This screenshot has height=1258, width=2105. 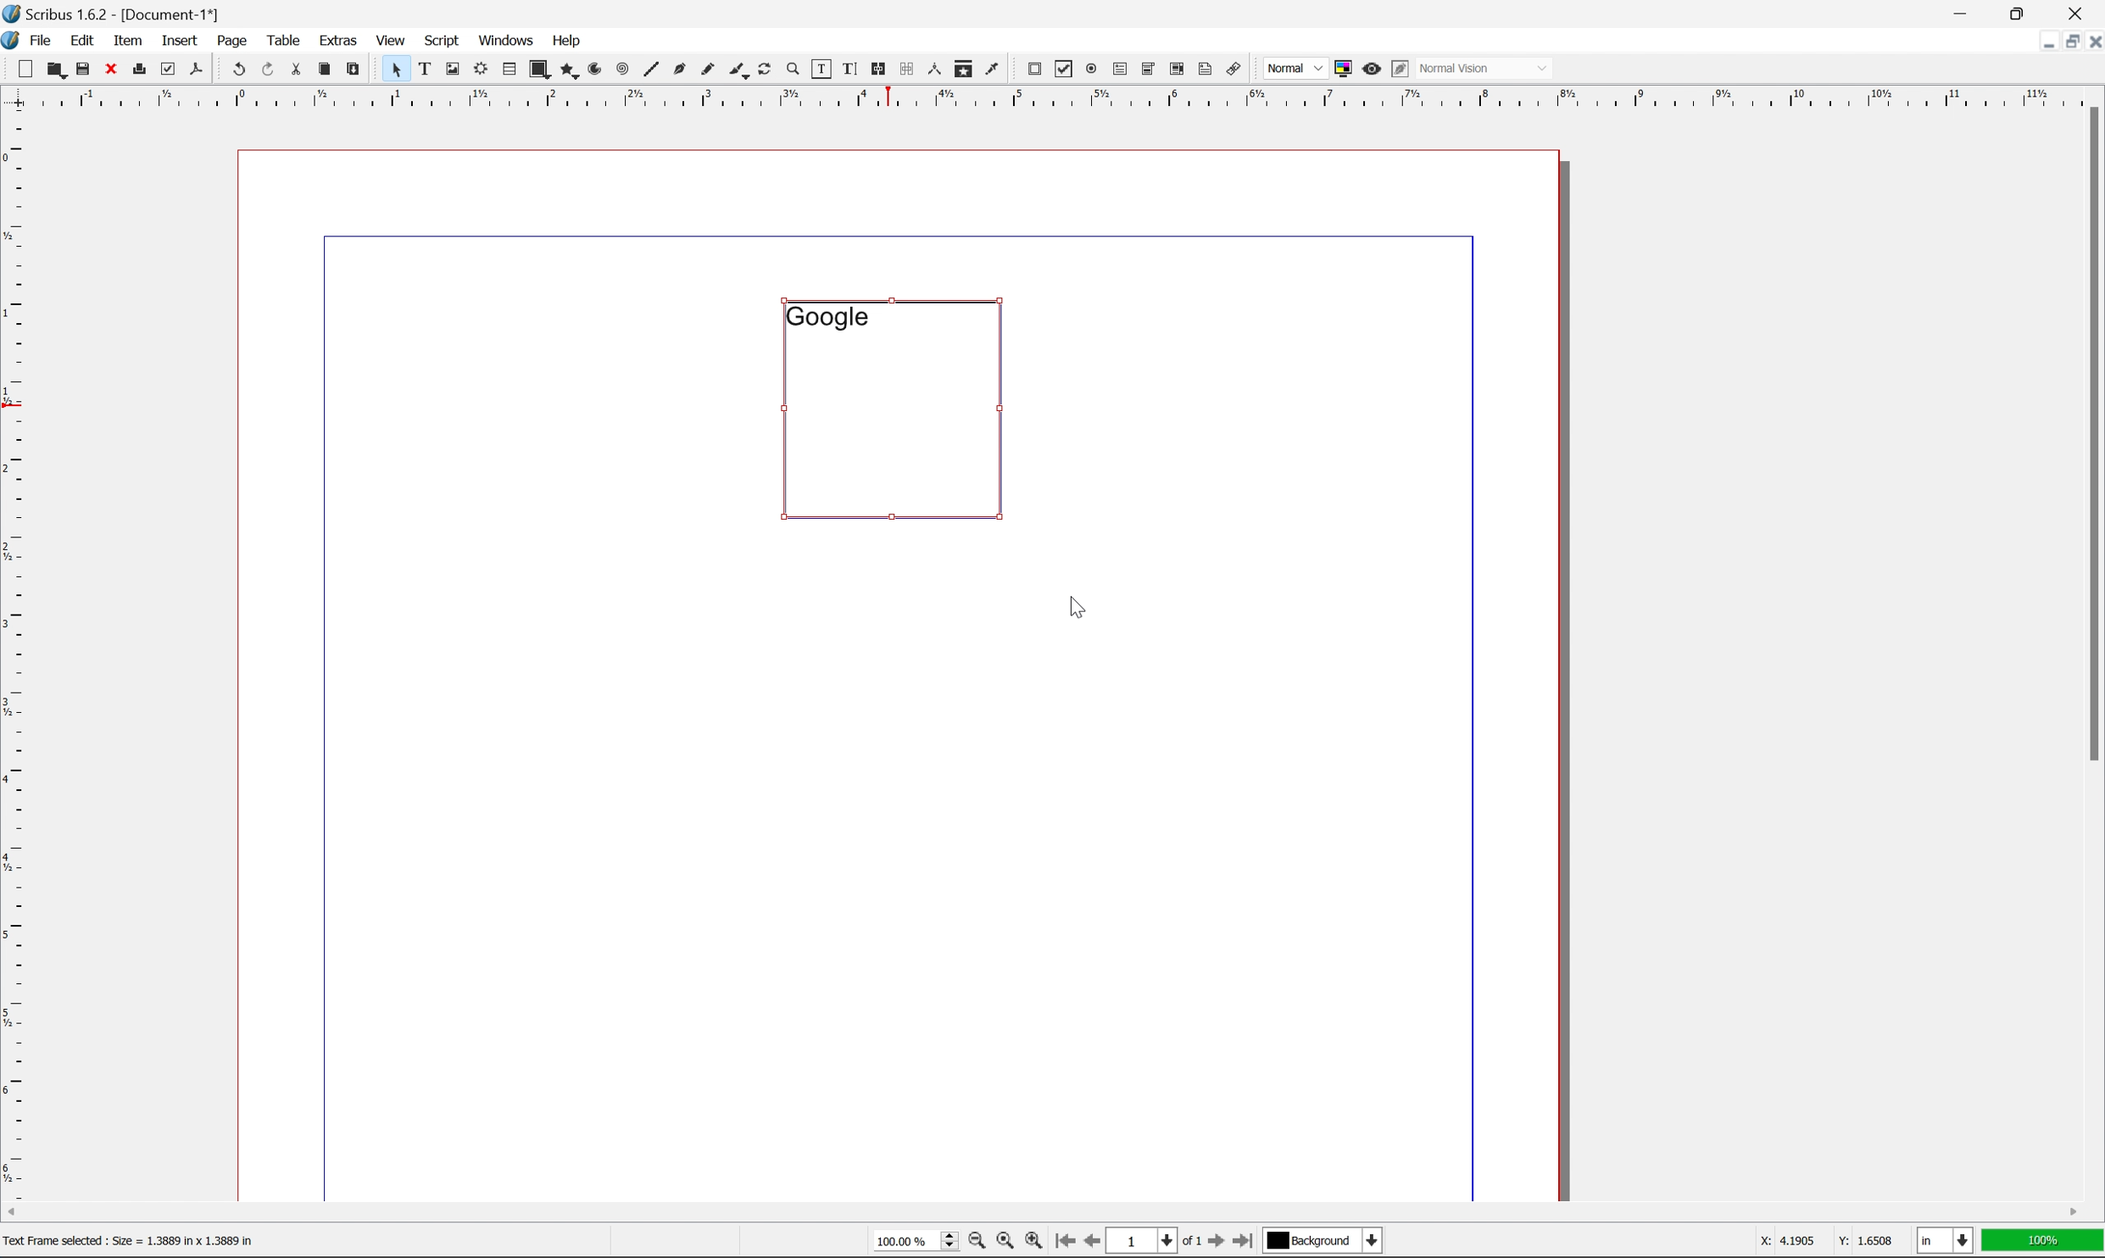 What do you see at coordinates (180, 39) in the screenshot?
I see `insert` at bounding box center [180, 39].